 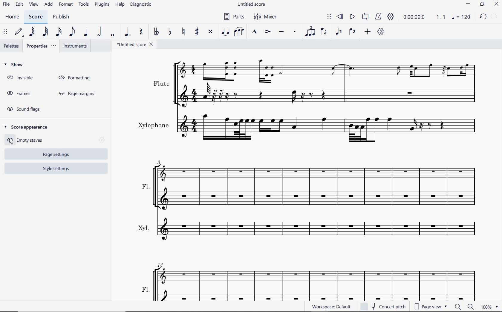 I want to click on SHOW, so click(x=14, y=65).